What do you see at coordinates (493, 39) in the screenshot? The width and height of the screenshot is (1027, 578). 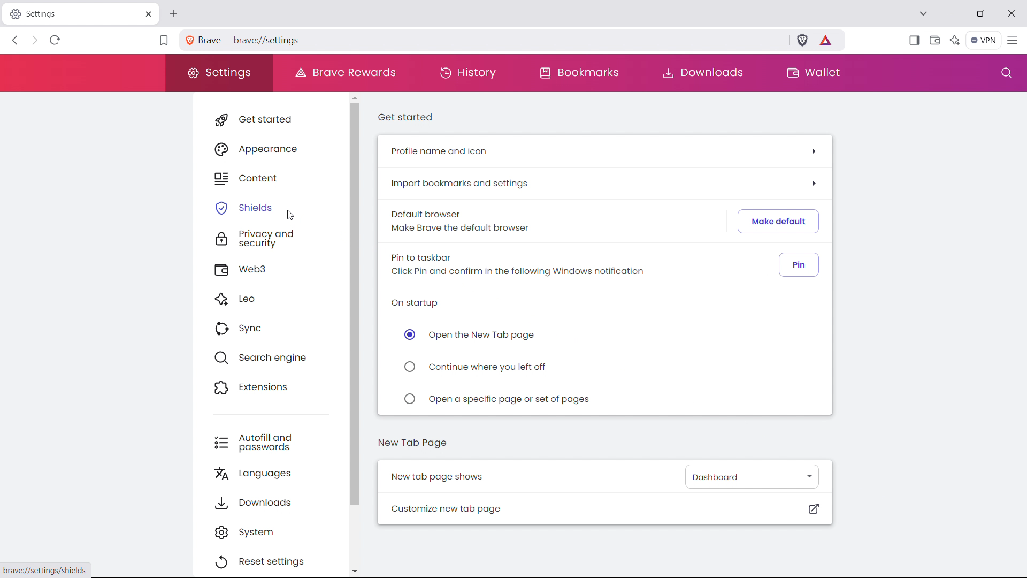 I see `search brave or type a URL` at bounding box center [493, 39].